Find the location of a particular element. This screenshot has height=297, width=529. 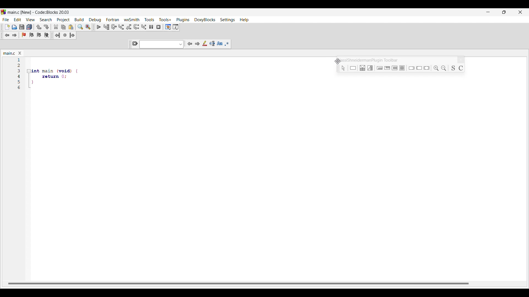

 is located at coordinates (420, 67).